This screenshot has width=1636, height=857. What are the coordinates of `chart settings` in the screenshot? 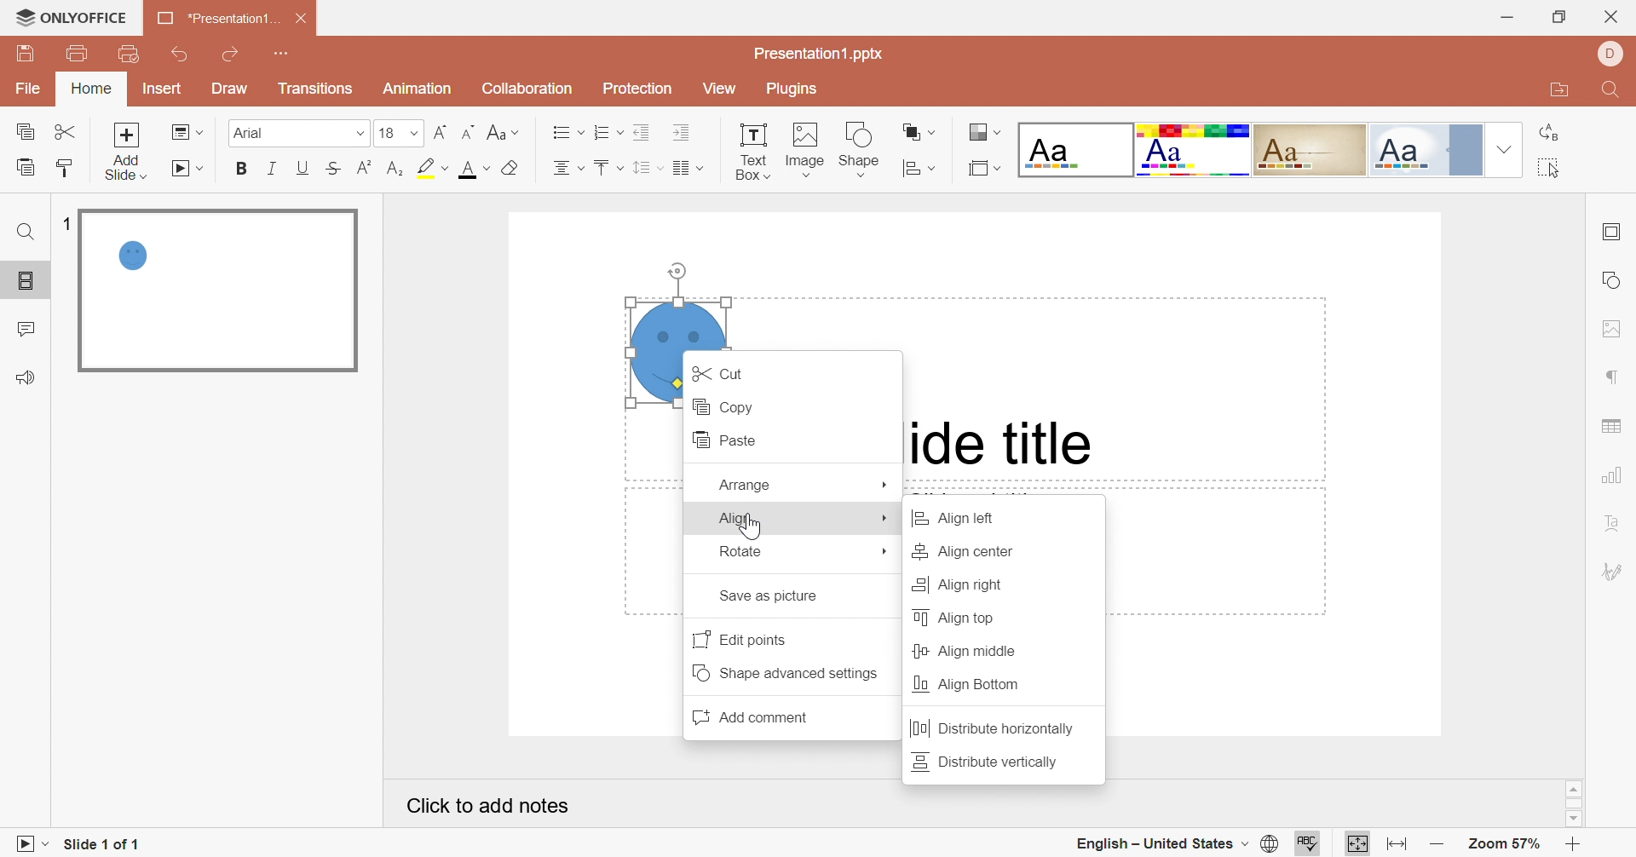 It's located at (1616, 475).